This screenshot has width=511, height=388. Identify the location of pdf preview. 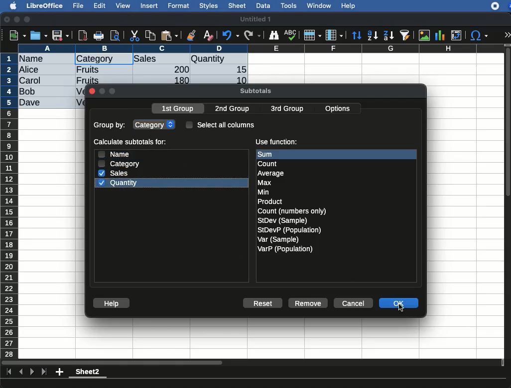
(83, 35).